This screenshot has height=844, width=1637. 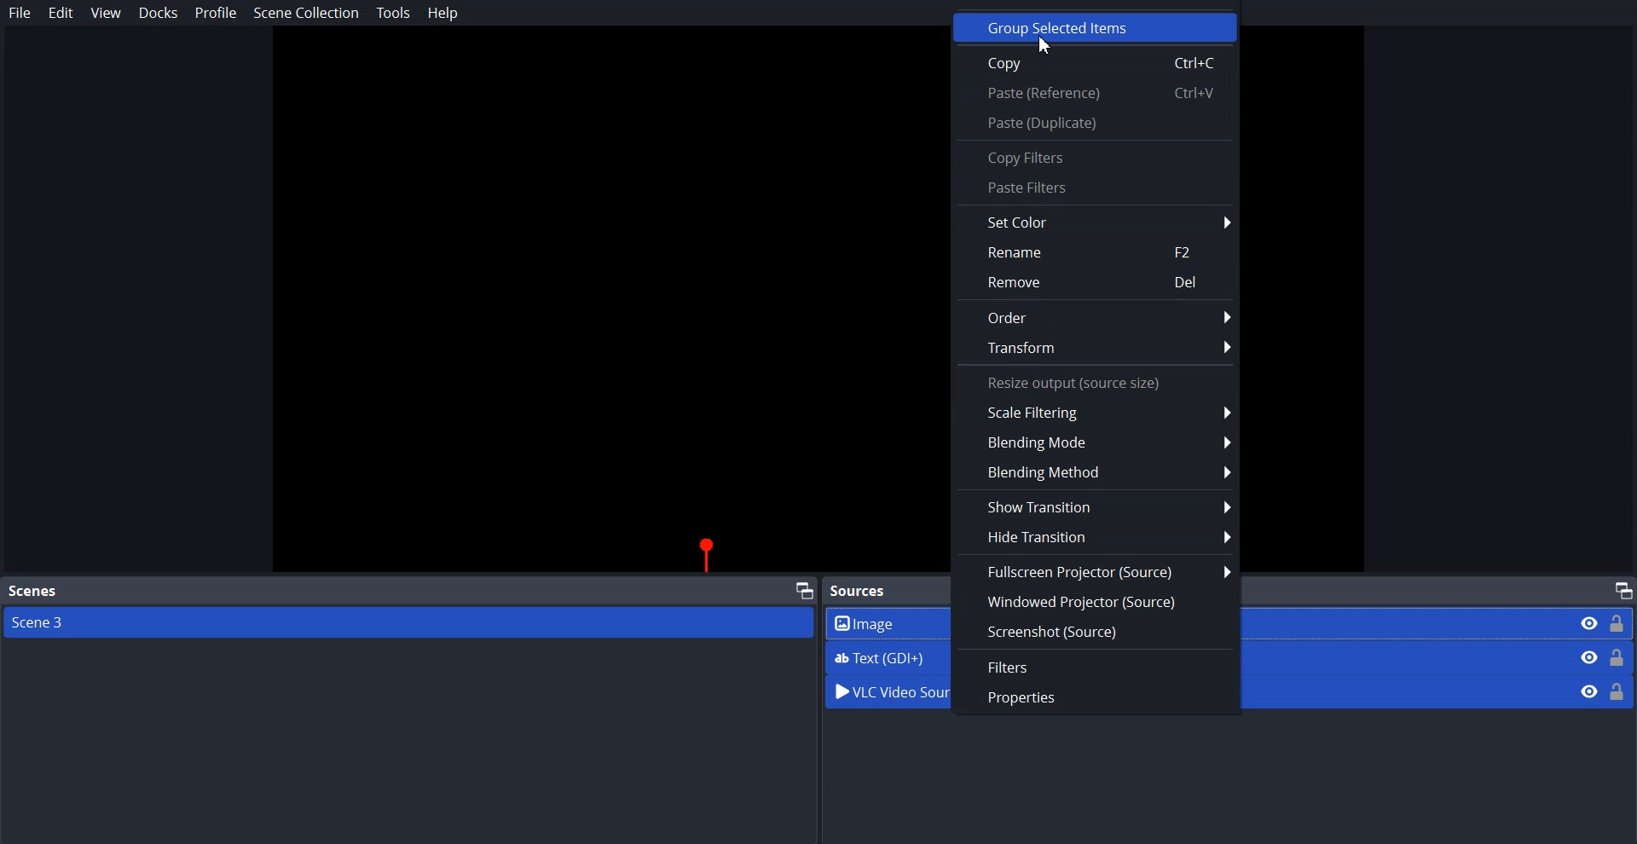 What do you see at coordinates (1093, 697) in the screenshot?
I see `Properties` at bounding box center [1093, 697].